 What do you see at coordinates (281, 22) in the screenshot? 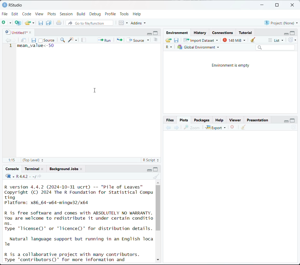
I see `Project:(None)` at bounding box center [281, 22].